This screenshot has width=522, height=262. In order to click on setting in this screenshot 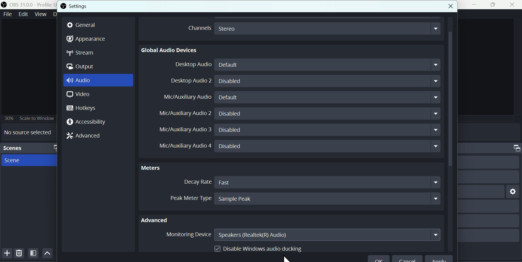, I will do `click(511, 191)`.